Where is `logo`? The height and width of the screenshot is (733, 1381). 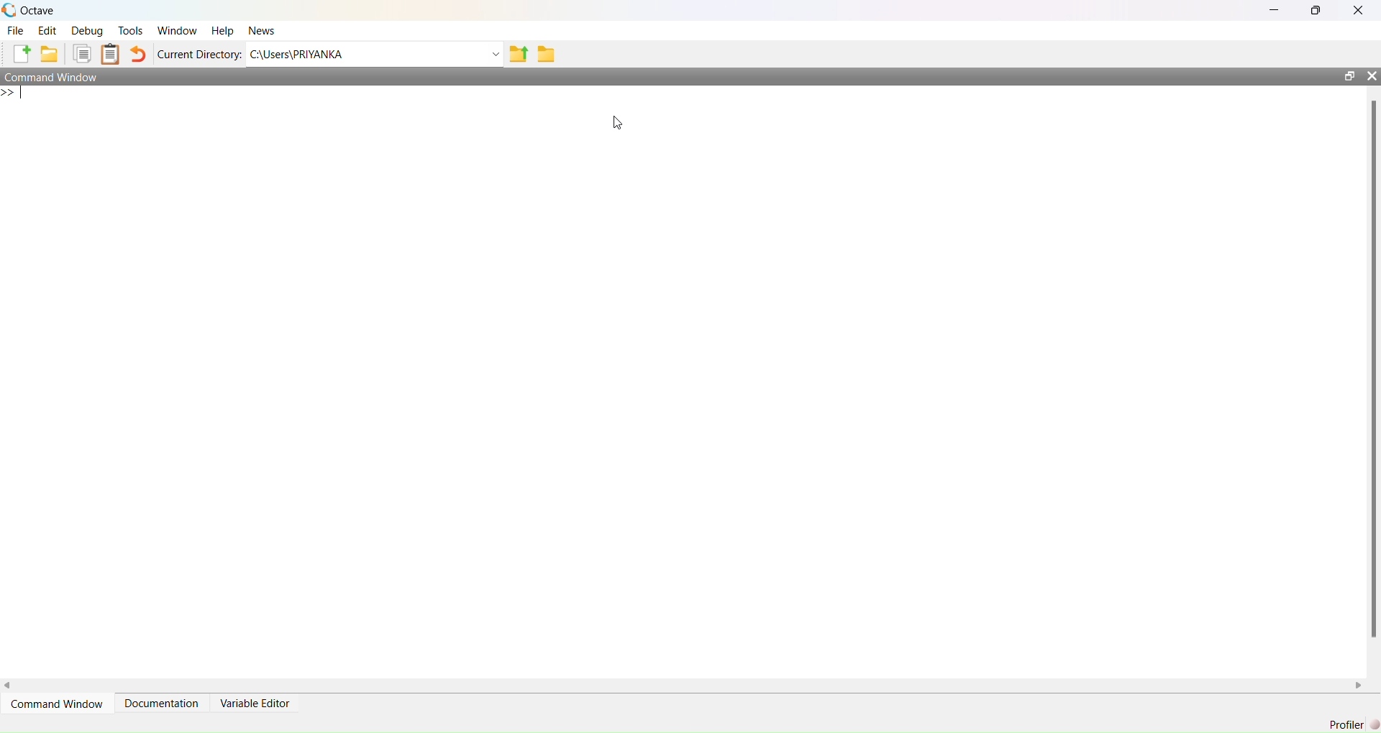 logo is located at coordinates (10, 11).